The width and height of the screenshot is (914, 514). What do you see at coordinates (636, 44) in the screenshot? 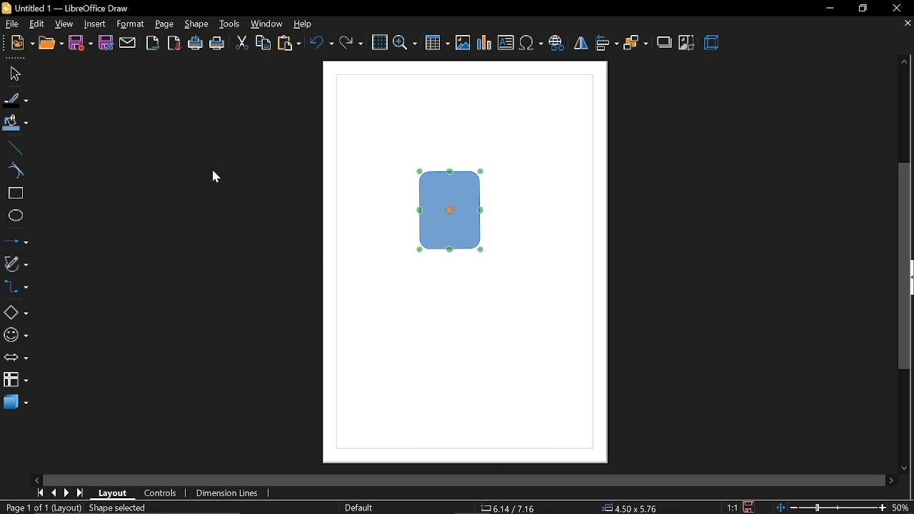
I see `arrange` at bounding box center [636, 44].